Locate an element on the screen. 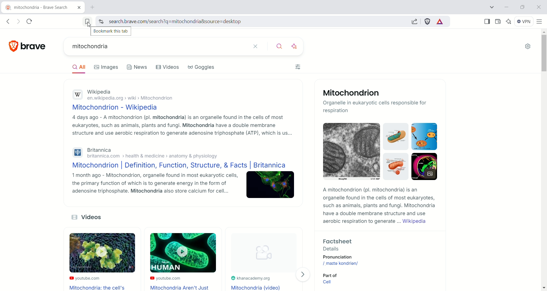 This screenshot has width=547, height=291. Mitochondria (Video) is located at coordinates (257, 287).